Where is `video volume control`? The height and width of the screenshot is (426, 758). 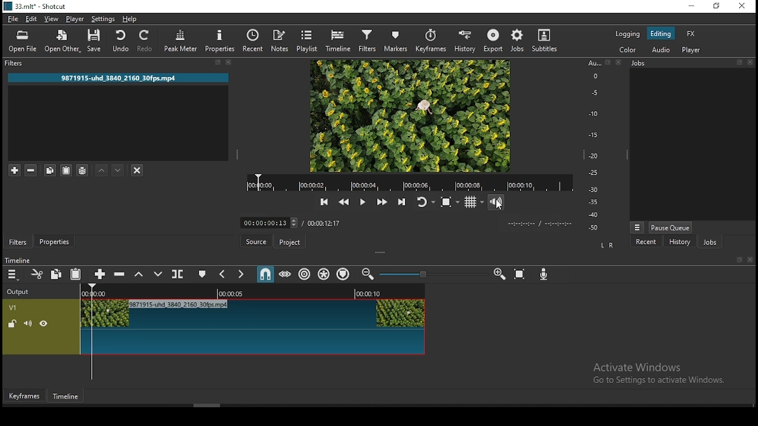
video volume control is located at coordinates (496, 202).